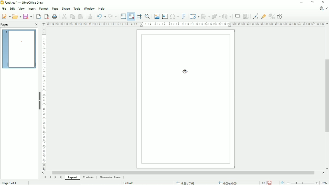 Image resolution: width=329 pixels, height=185 pixels. Describe the element at coordinates (101, 8) in the screenshot. I see `Help` at that location.